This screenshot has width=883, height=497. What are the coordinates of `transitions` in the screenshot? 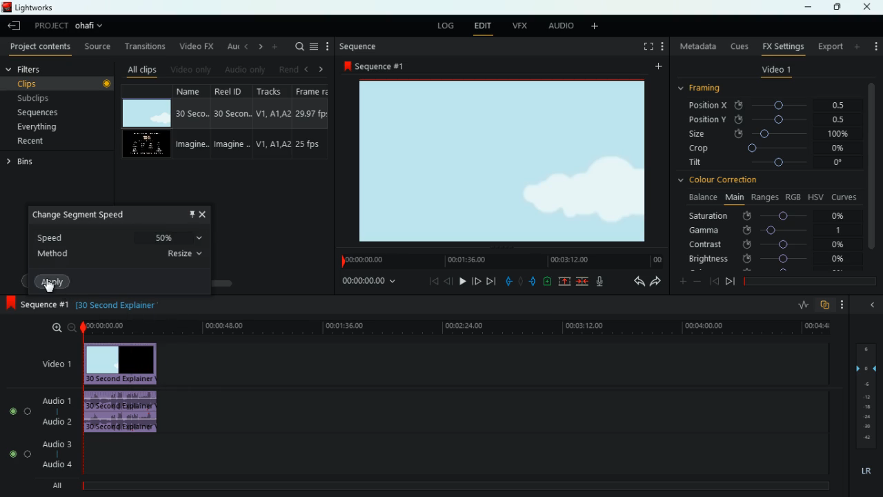 It's located at (142, 46).